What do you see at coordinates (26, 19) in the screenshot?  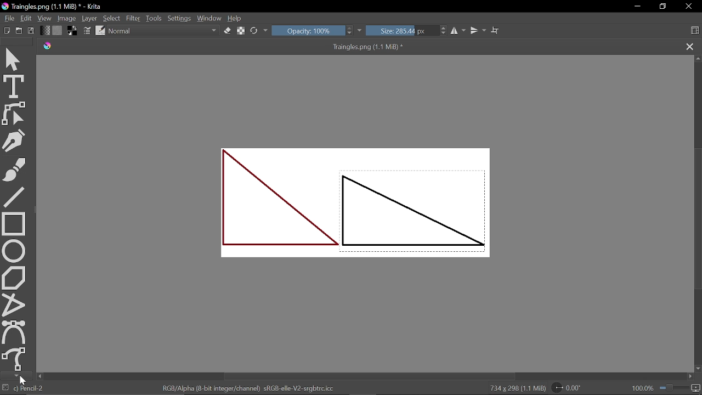 I see `Edit` at bounding box center [26, 19].